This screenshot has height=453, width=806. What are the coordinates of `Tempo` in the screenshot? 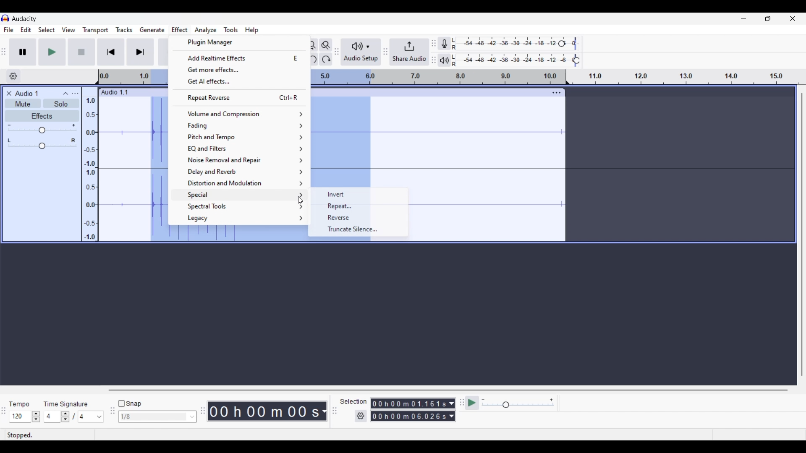 It's located at (19, 404).